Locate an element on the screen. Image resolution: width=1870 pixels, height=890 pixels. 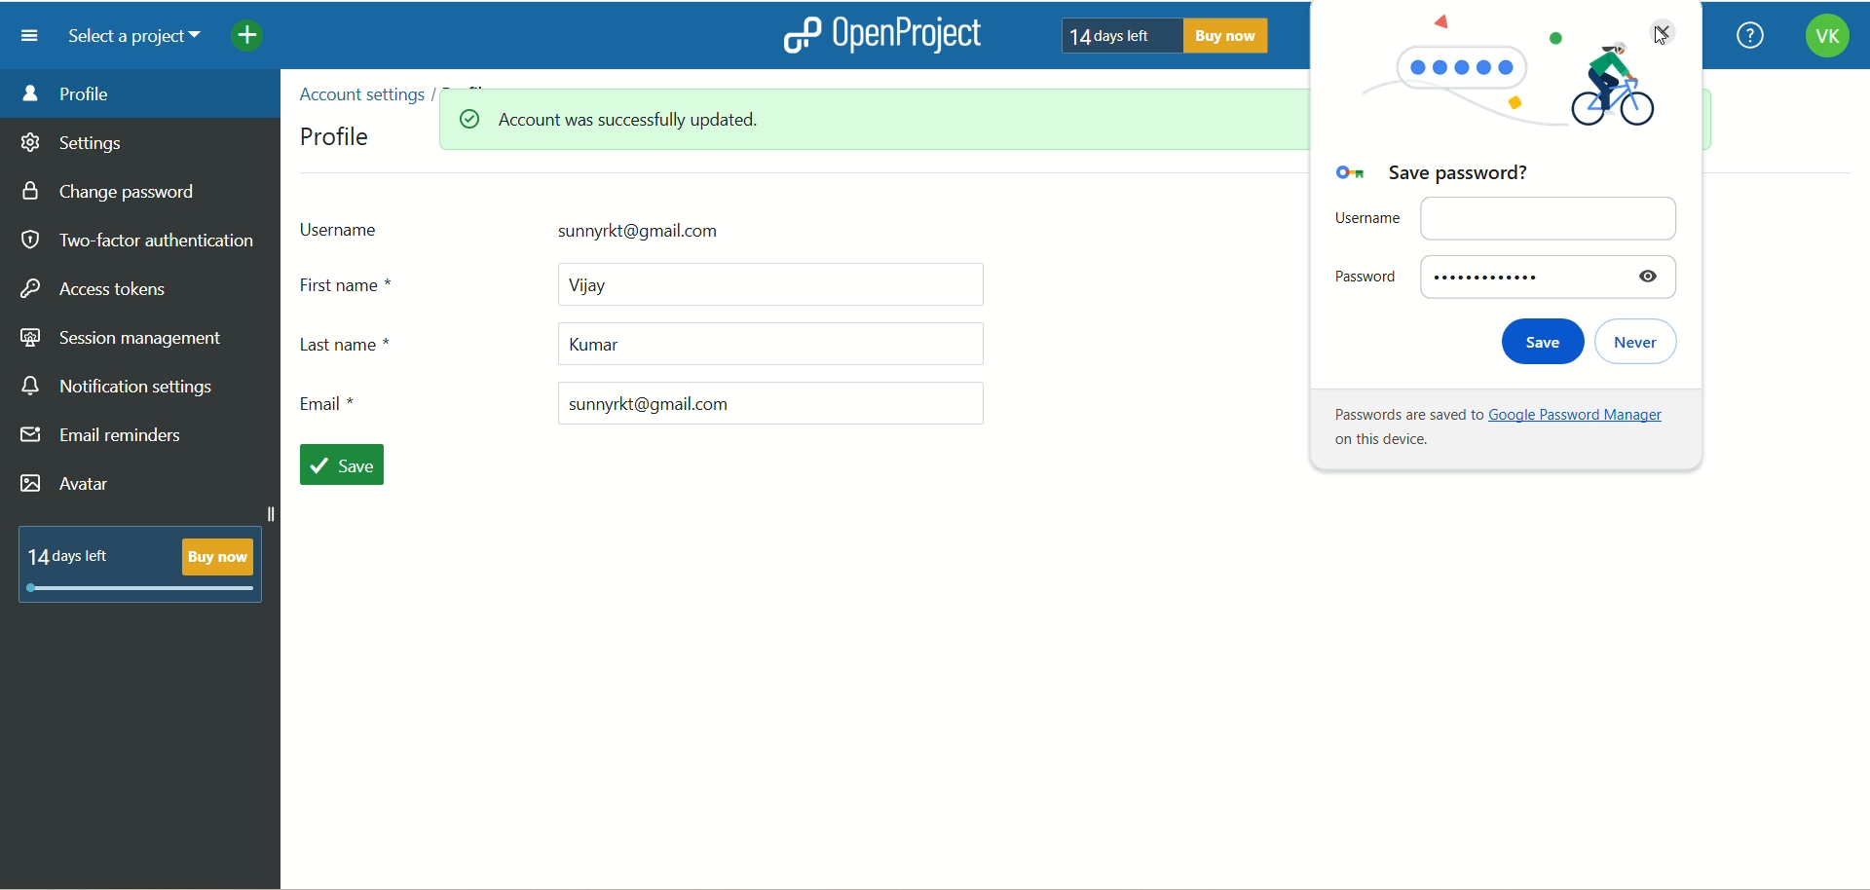
text is located at coordinates (1493, 427).